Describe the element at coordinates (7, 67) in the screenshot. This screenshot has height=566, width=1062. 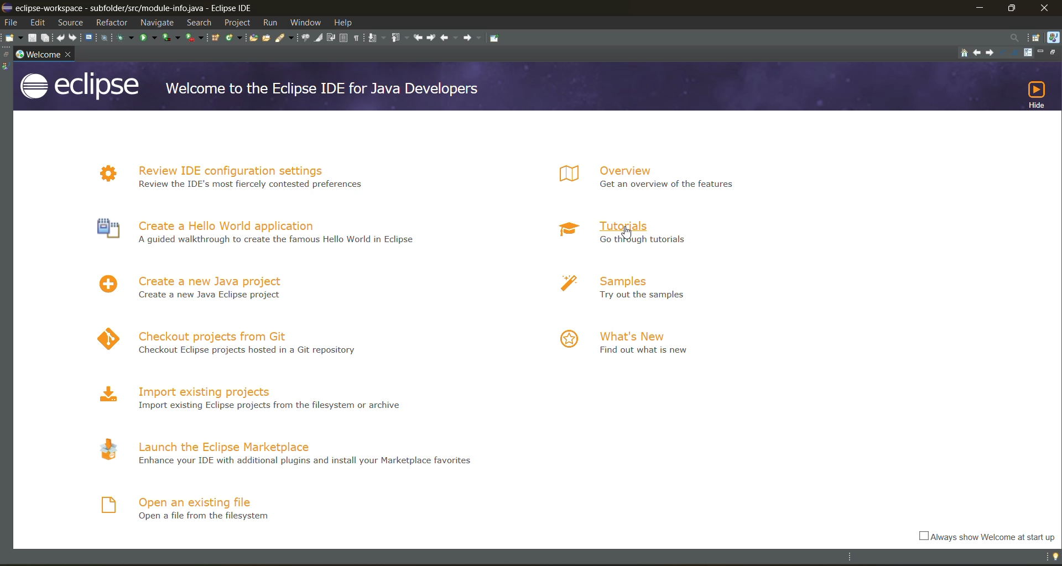
I see `java` at that location.